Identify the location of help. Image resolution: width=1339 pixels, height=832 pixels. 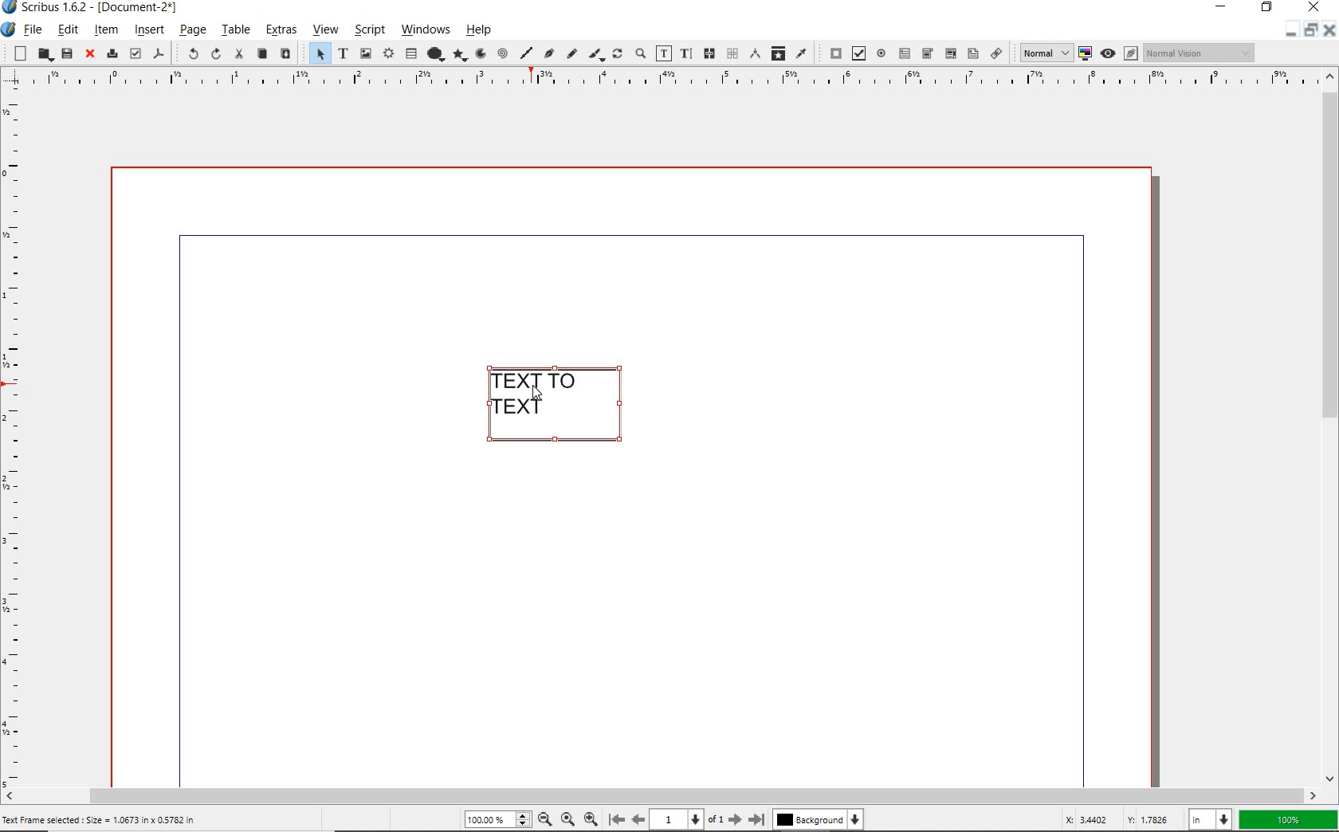
(478, 32).